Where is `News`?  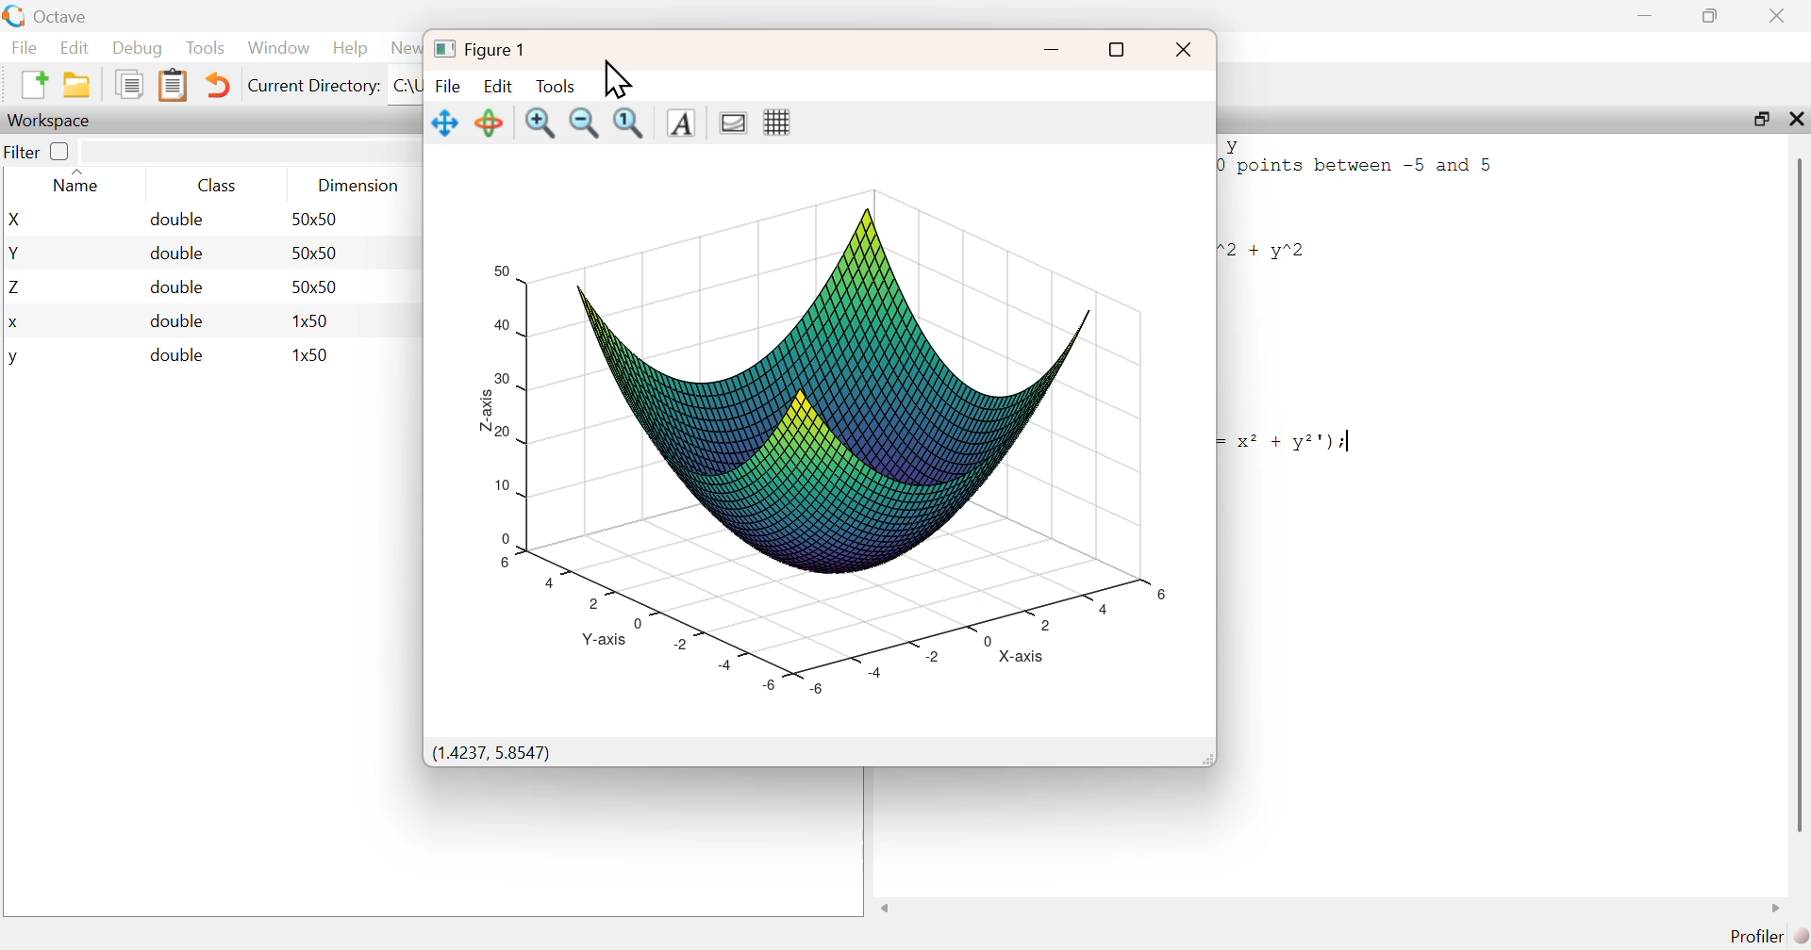
News is located at coordinates (407, 48).